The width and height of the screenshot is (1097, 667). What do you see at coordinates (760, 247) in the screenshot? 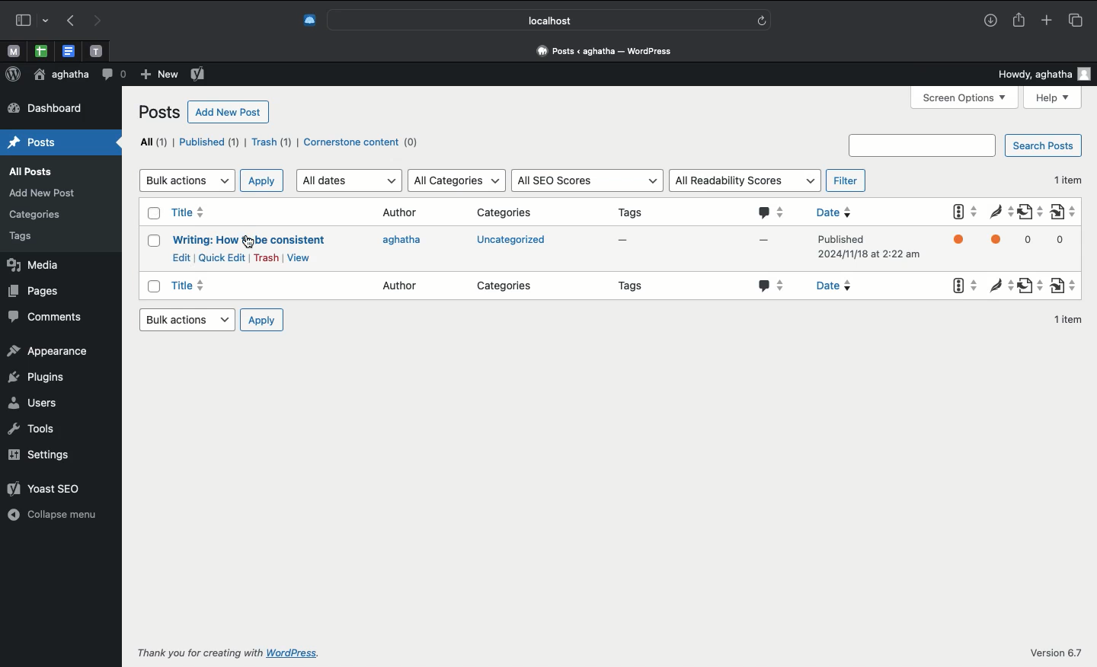
I see `no Comment` at bounding box center [760, 247].